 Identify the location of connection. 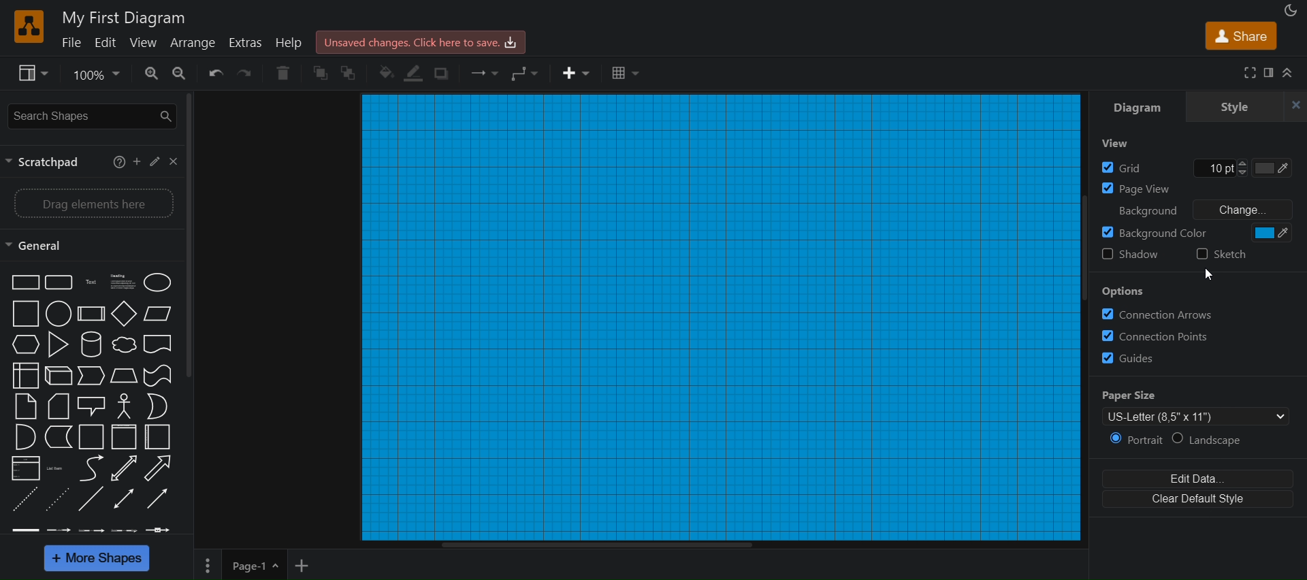
(485, 74).